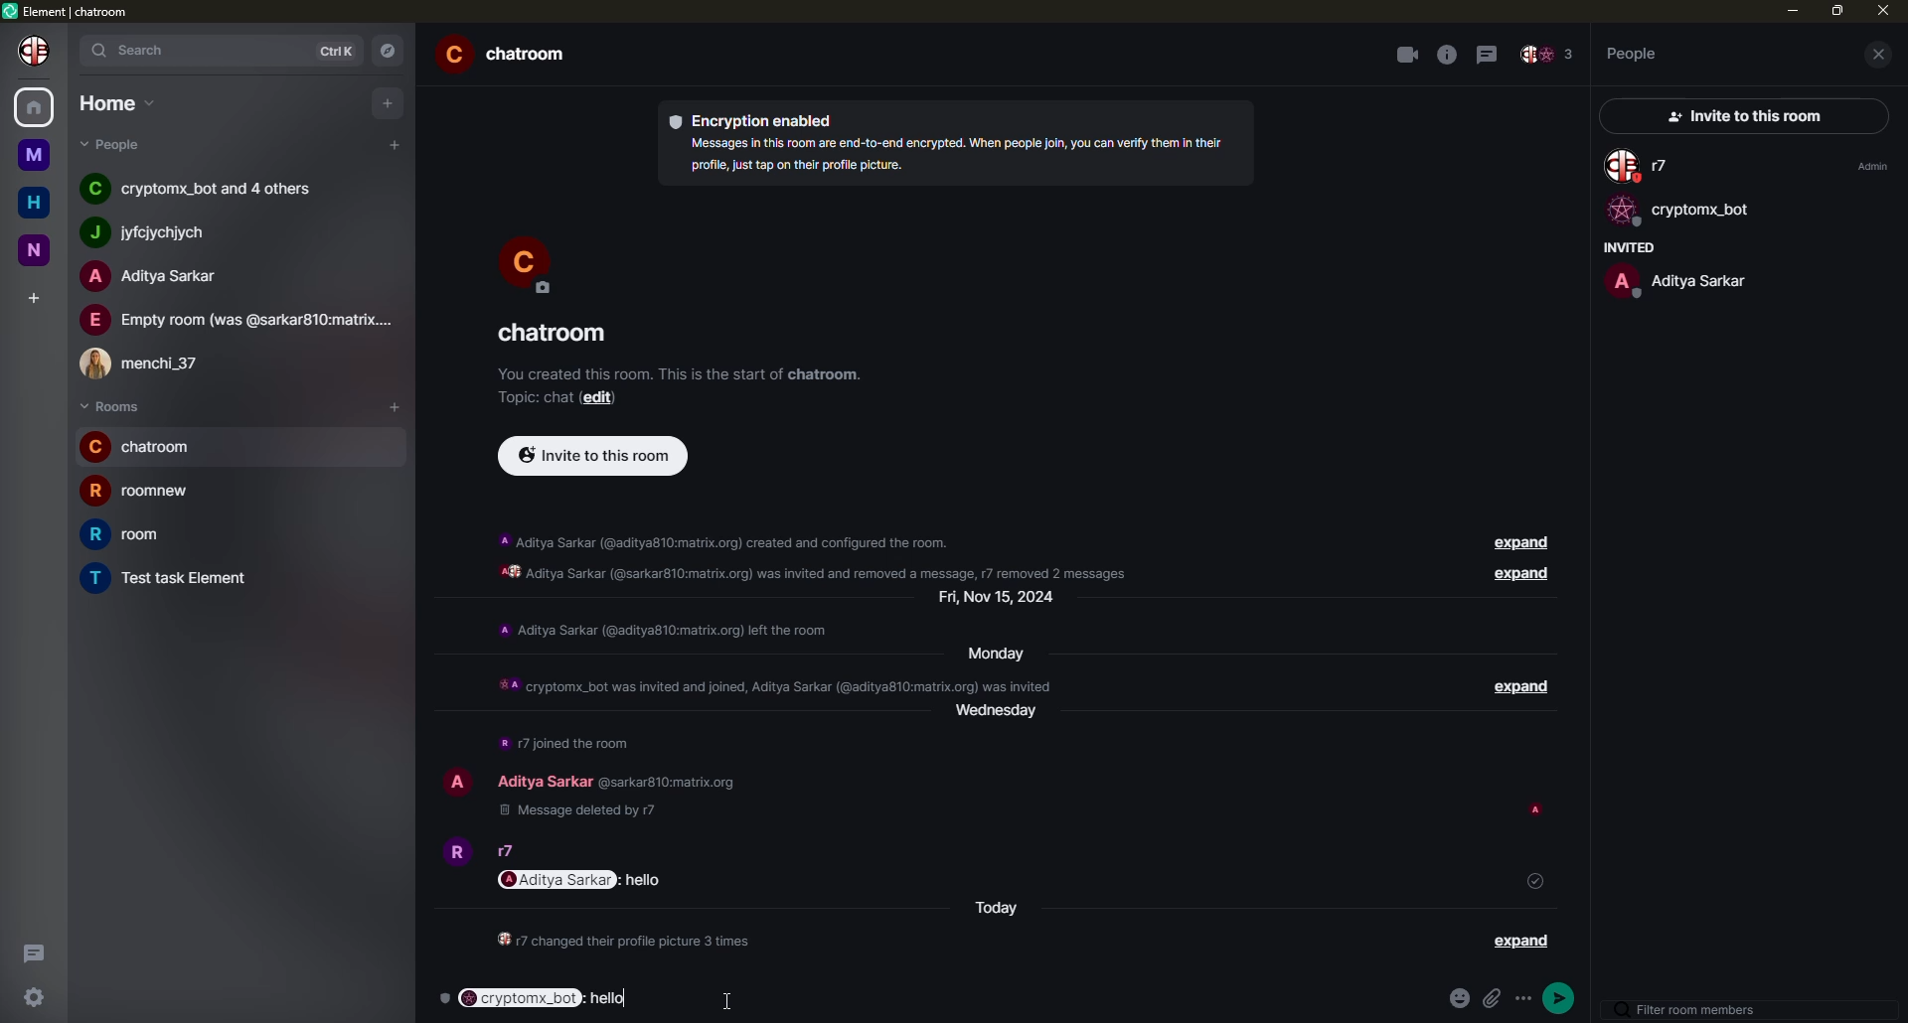  I want to click on cursor, so click(731, 999).